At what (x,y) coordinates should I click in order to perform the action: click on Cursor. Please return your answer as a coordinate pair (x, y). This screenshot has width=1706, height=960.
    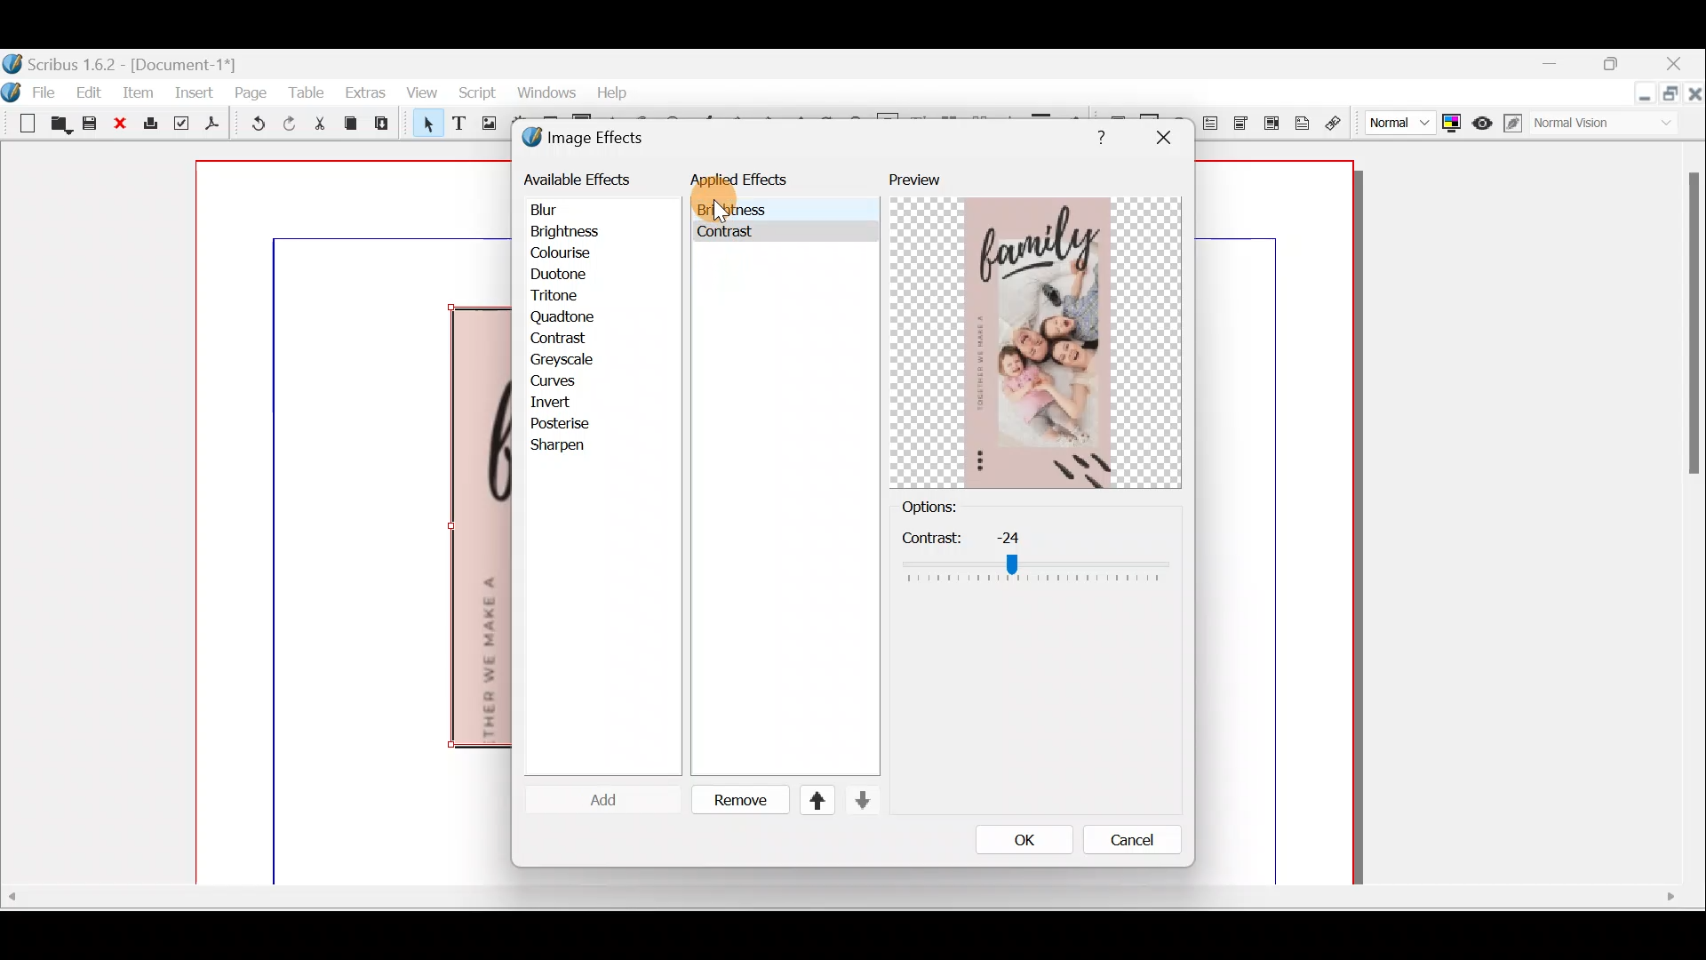
    Looking at the image, I should click on (590, 799).